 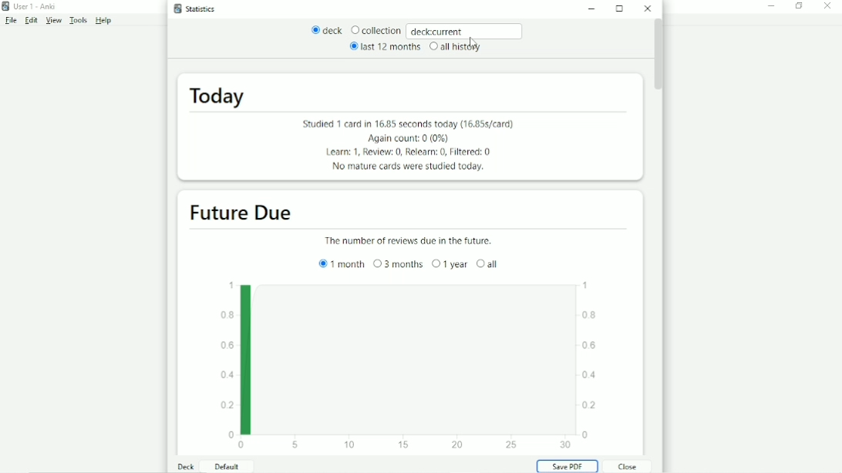 I want to click on deck:current, so click(x=469, y=30).